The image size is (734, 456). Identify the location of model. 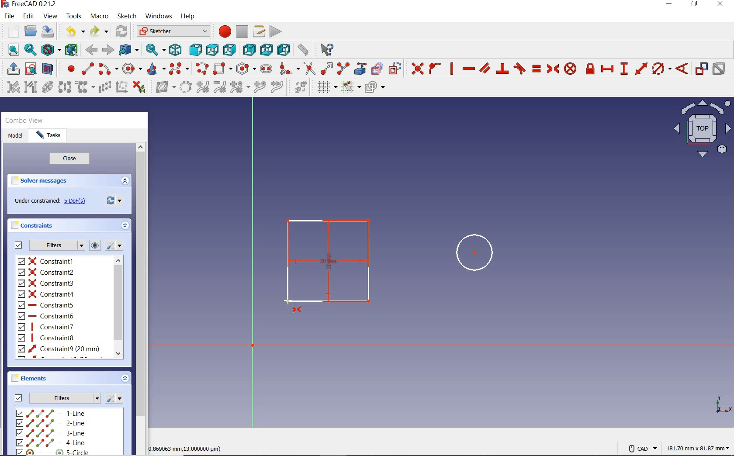
(16, 138).